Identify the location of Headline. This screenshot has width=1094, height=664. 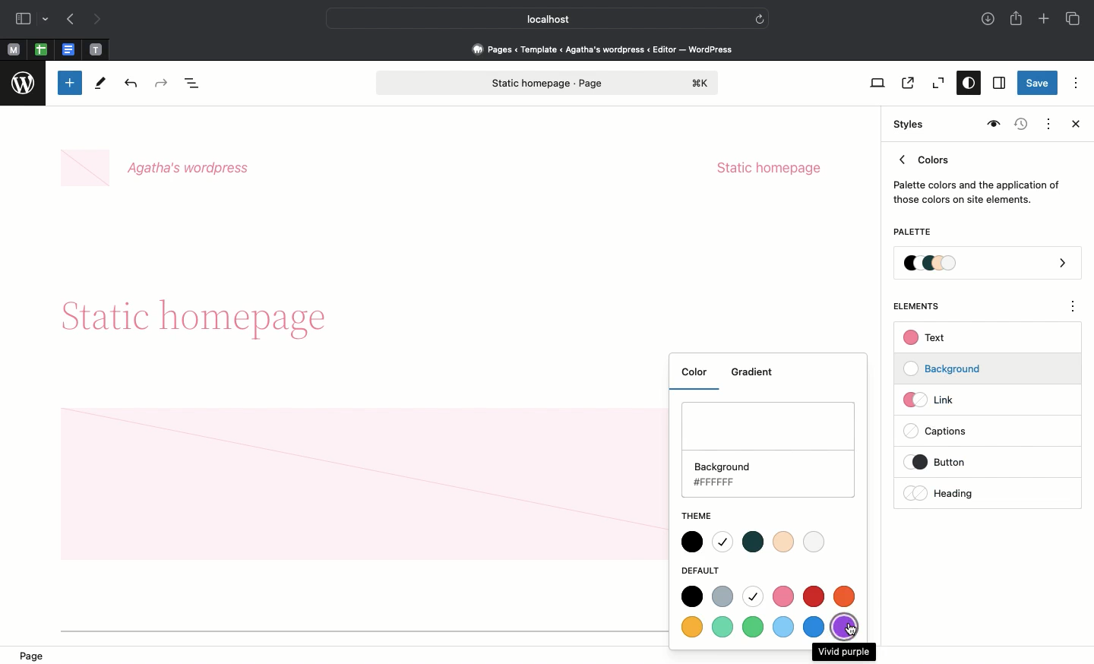
(199, 312).